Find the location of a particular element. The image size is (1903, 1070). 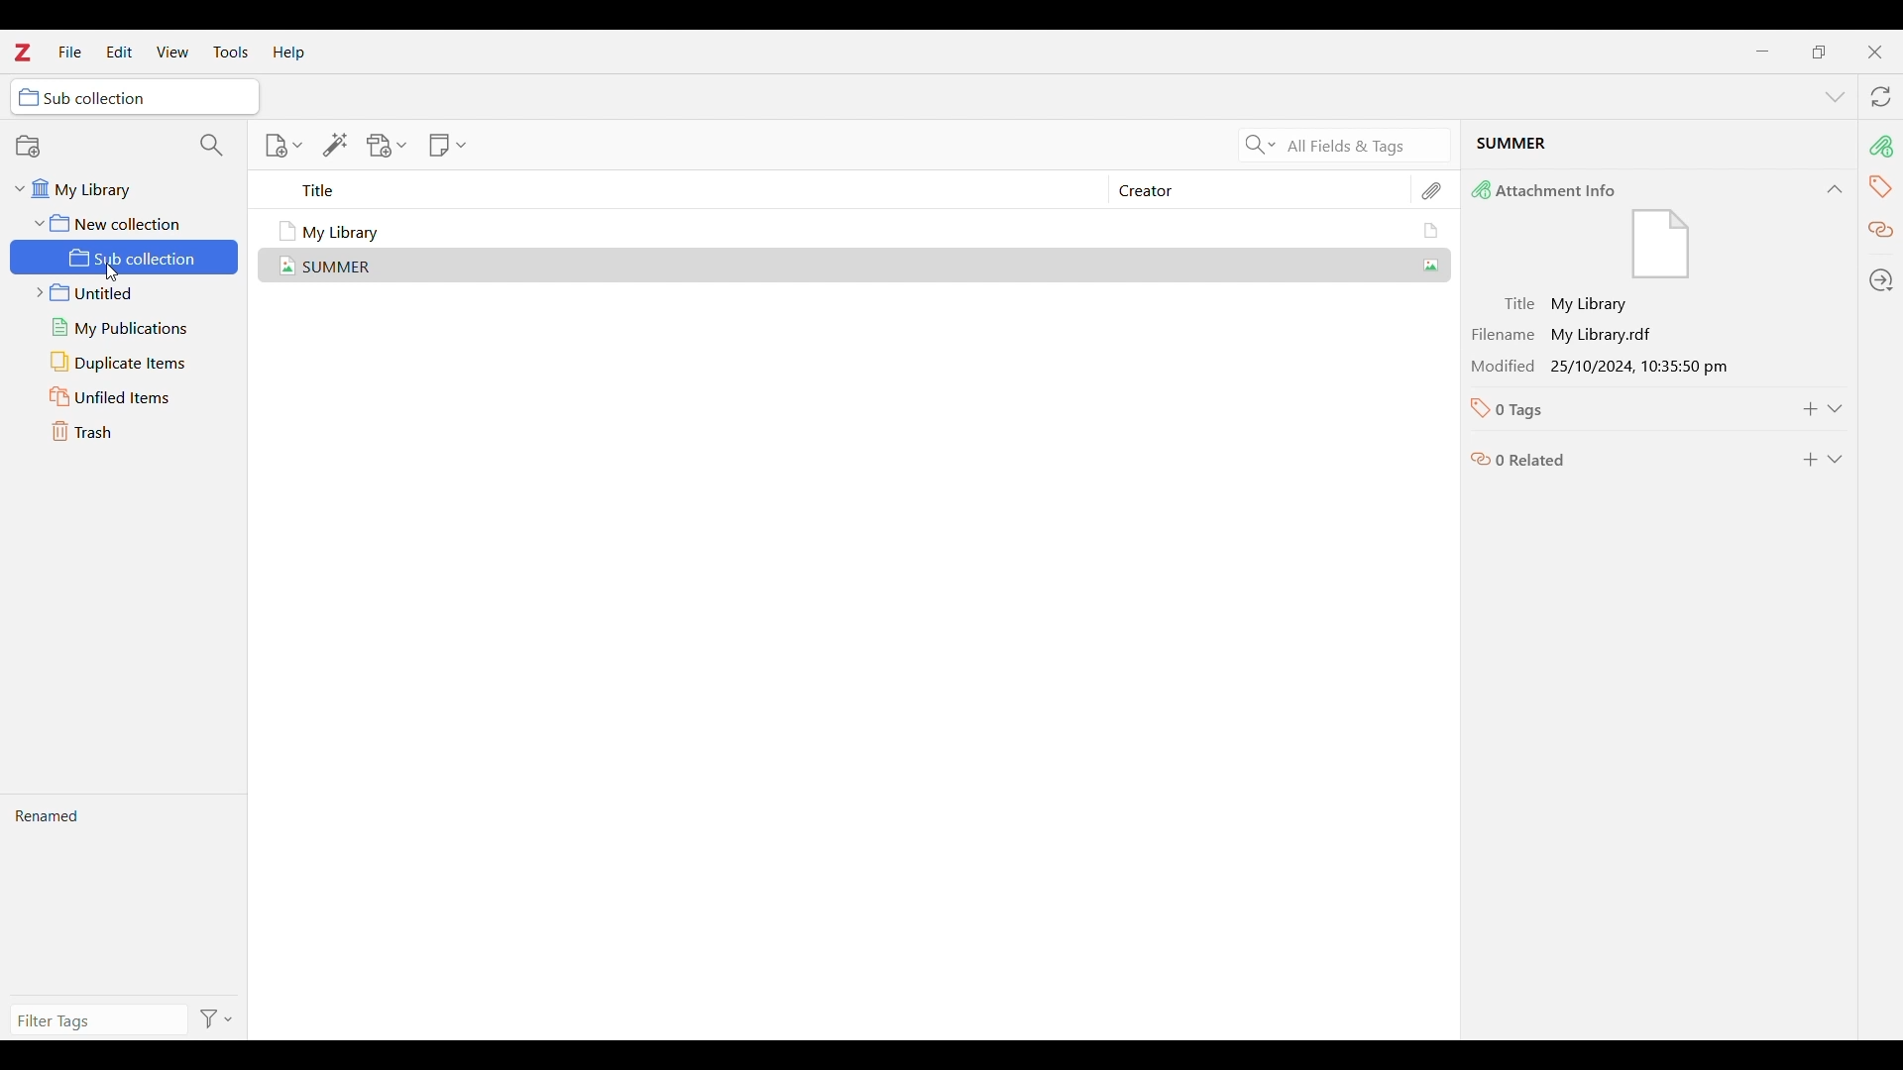

Attachments is located at coordinates (1433, 191).